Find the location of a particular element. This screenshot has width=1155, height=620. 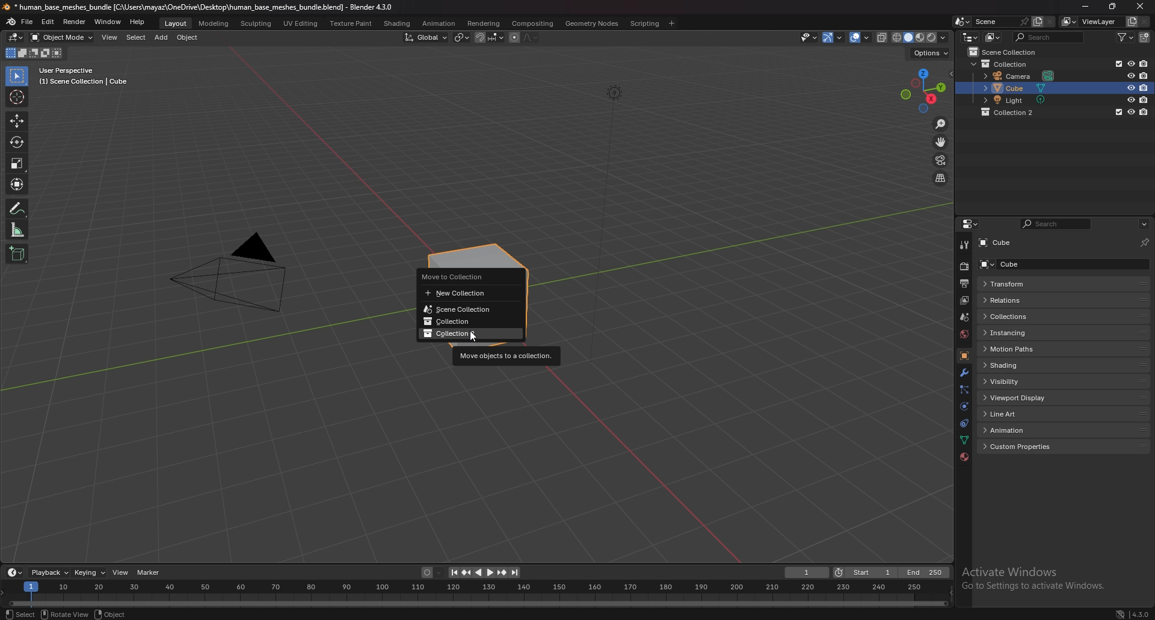

view is located at coordinates (111, 37).